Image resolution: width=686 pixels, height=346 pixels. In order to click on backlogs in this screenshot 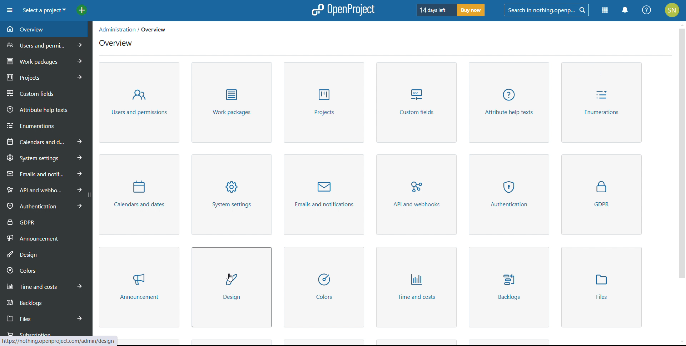, I will do `click(508, 287)`.